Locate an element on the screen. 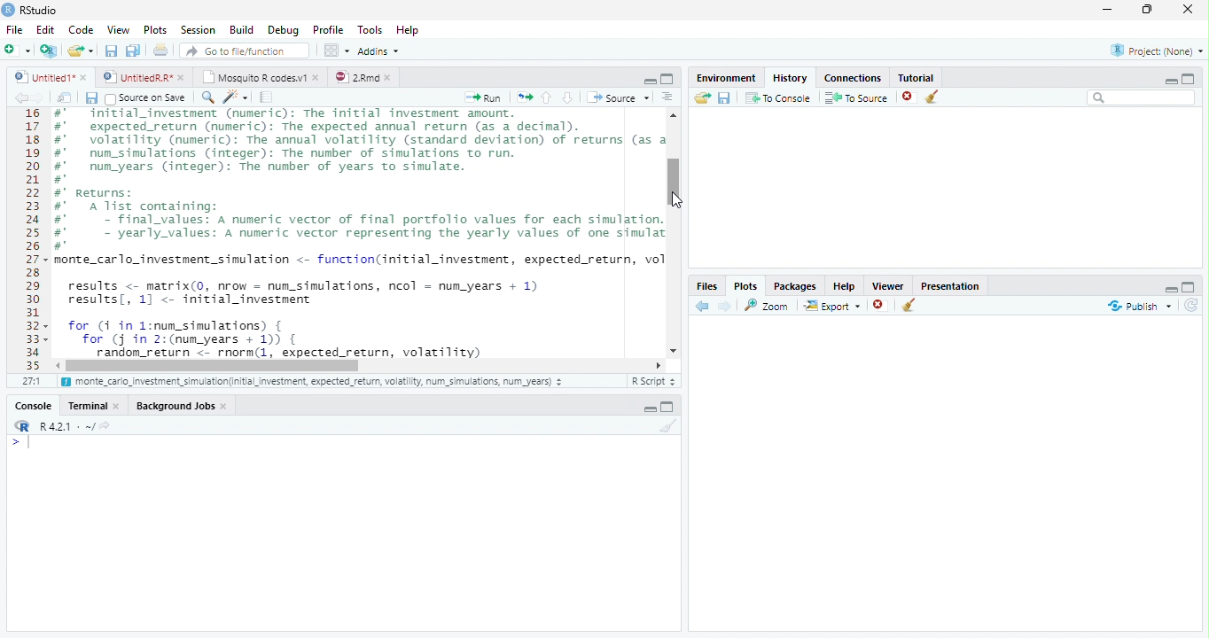  Source is located at coordinates (617, 97).